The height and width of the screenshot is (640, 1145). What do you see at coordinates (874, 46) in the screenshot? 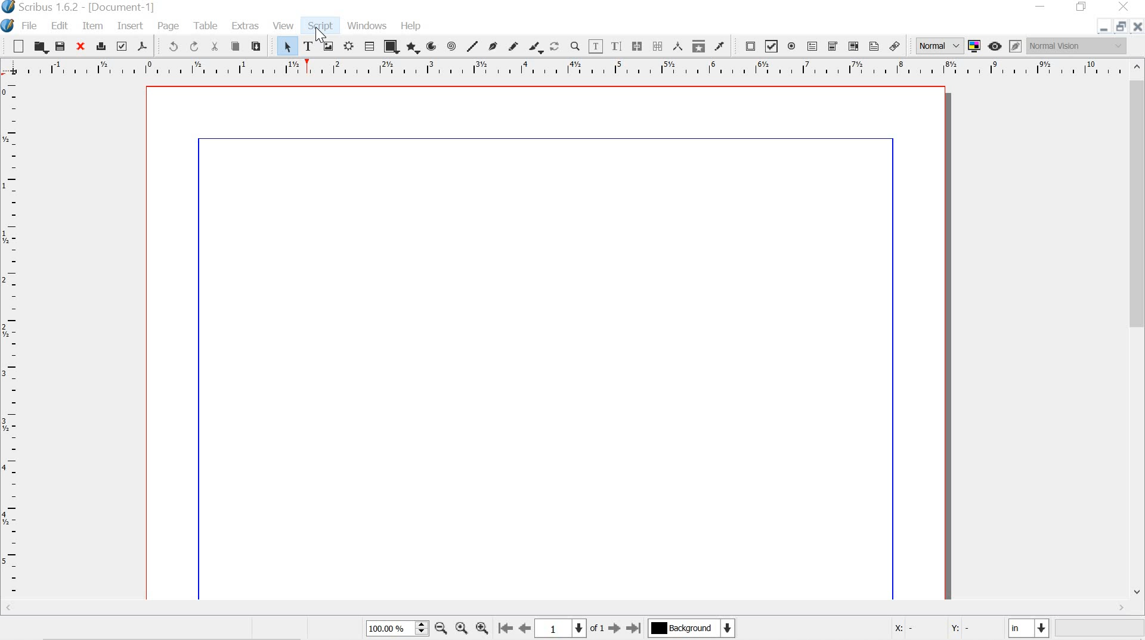
I see `text annotation` at bounding box center [874, 46].